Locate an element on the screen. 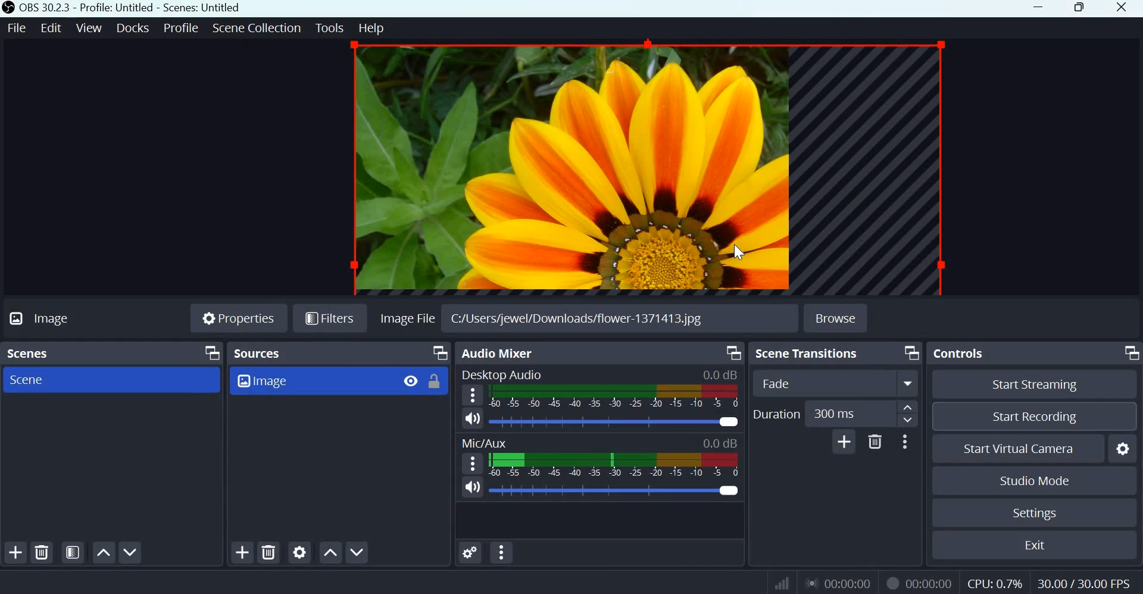 The height and width of the screenshot is (594, 1143). Add scene is located at coordinates (17, 552).